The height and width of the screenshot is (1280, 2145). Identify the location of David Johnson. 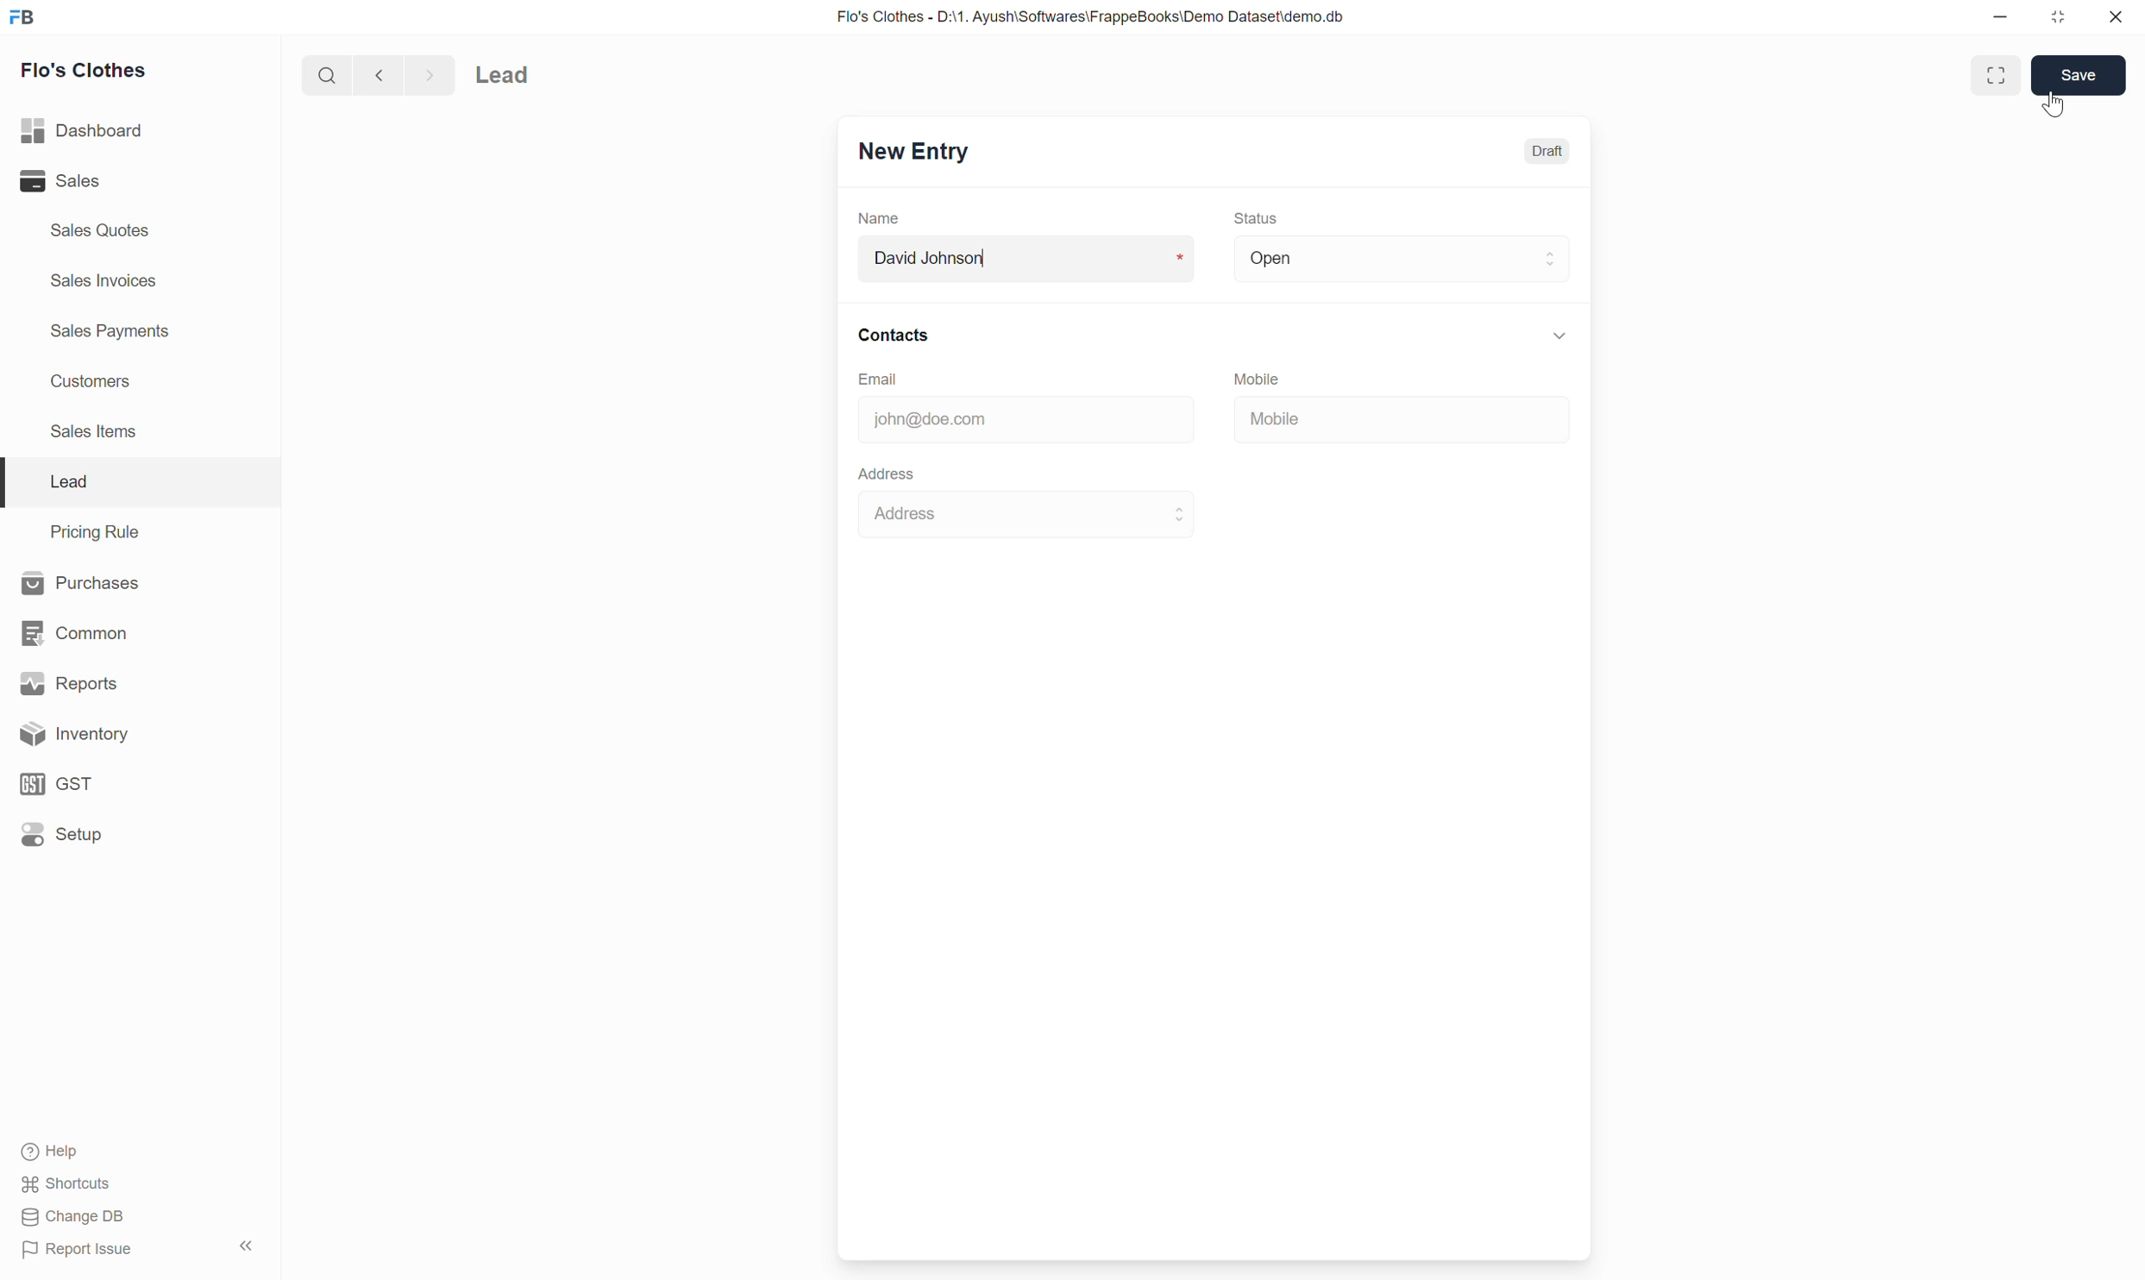
(1029, 261).